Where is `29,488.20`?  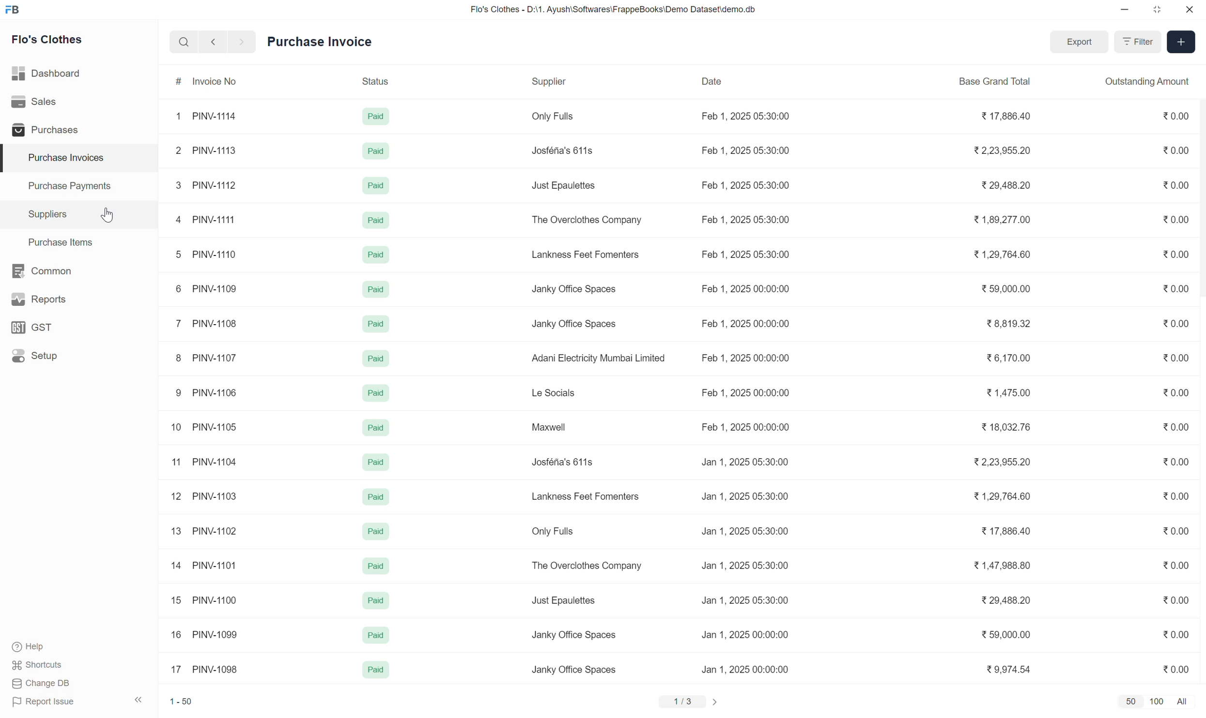 29,488.20 is located at coordinates (1006, 185).